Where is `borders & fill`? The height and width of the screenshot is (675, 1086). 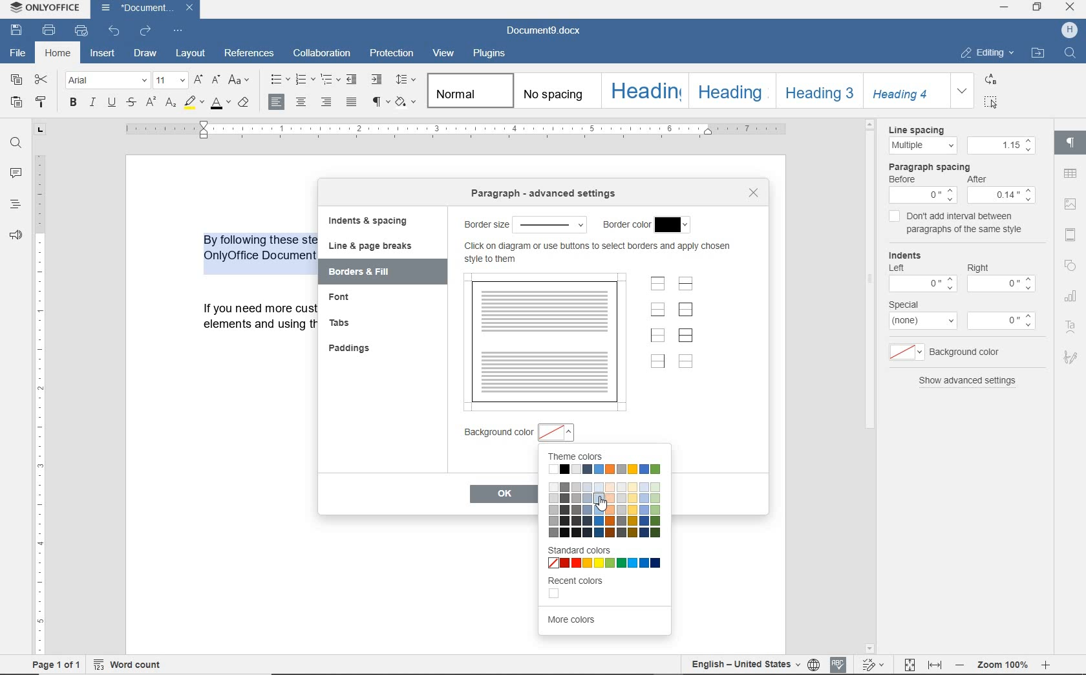
borders & fill is located at coordinates (368, 272).